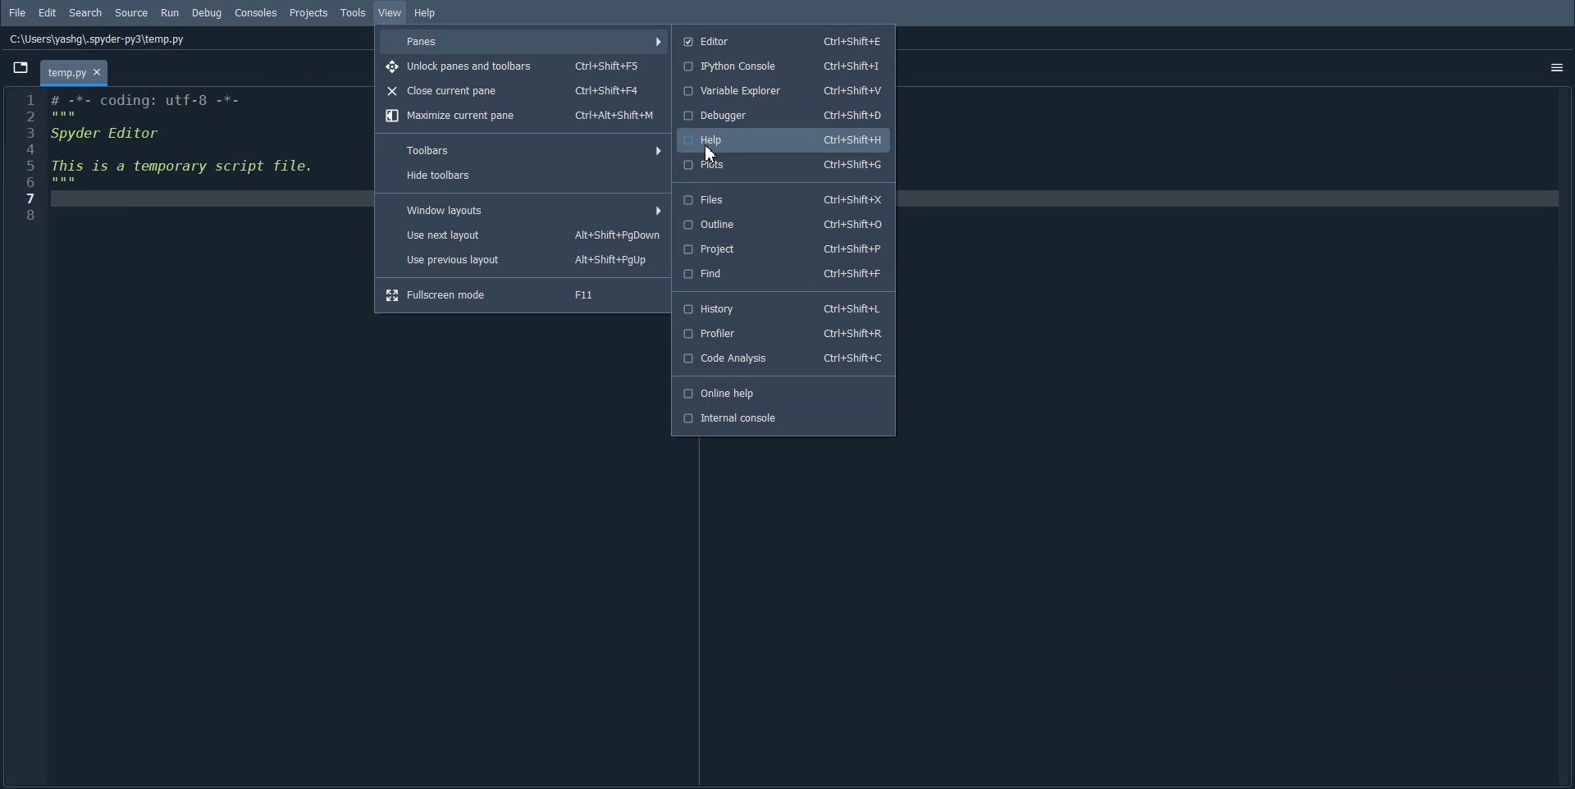  What do you see at coordinates (783, 198) in the screenshot?
I see `Files` at bounding box center [783, 198].